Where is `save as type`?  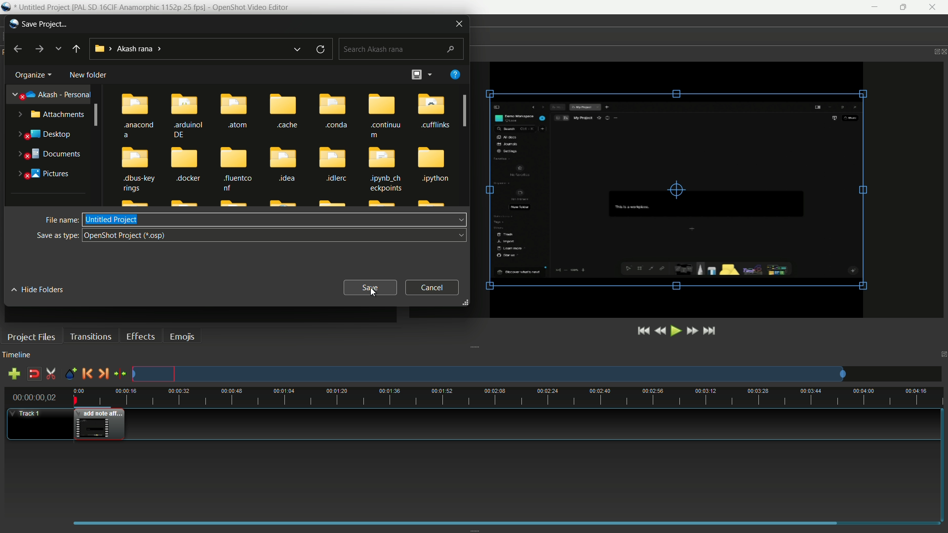
save as type is located at coordinates (57, 235).